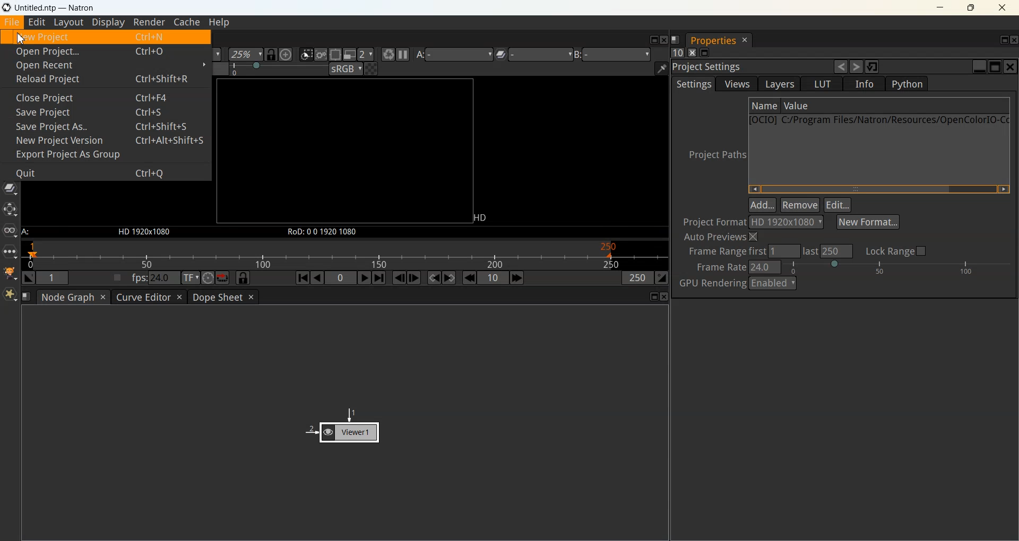 Image resolution: width=1019 pixels, height=541 pixels. Describe the element at coordinates (865, 84) in the screenshot. I see `Info` at that location.